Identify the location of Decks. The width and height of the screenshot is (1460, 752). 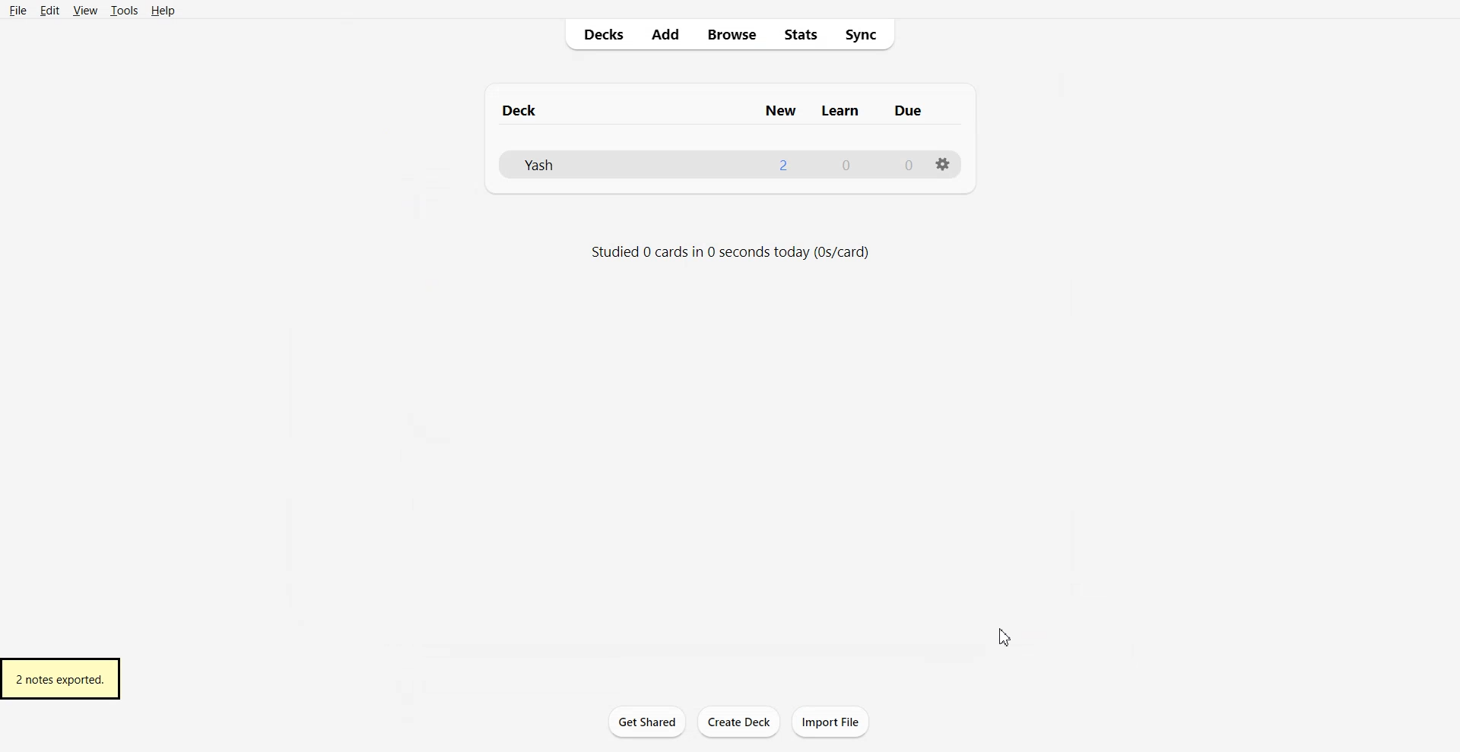
(599, 36).